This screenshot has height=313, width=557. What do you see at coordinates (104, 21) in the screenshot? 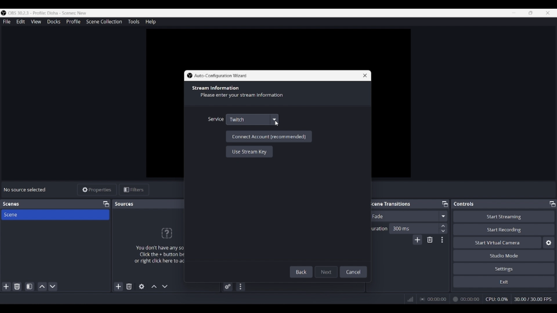
I see `Scene collection menu` at bounding box center [104, 21].